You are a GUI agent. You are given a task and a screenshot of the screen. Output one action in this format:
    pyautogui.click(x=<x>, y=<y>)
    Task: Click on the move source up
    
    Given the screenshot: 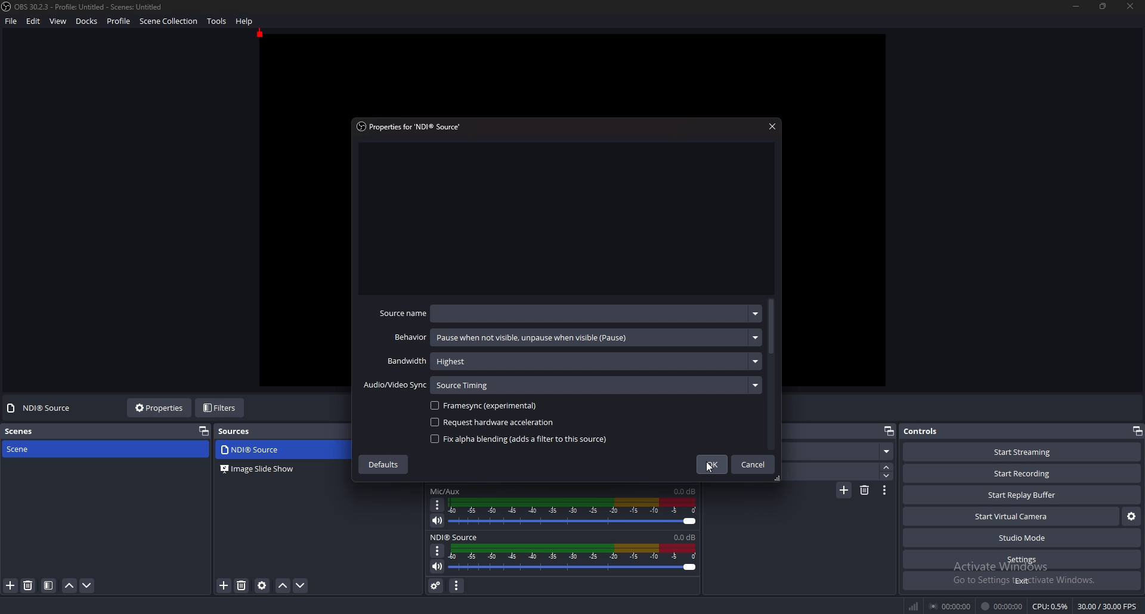 What is the action you would take?
    pyautogui.click(x=283, y=586)
    